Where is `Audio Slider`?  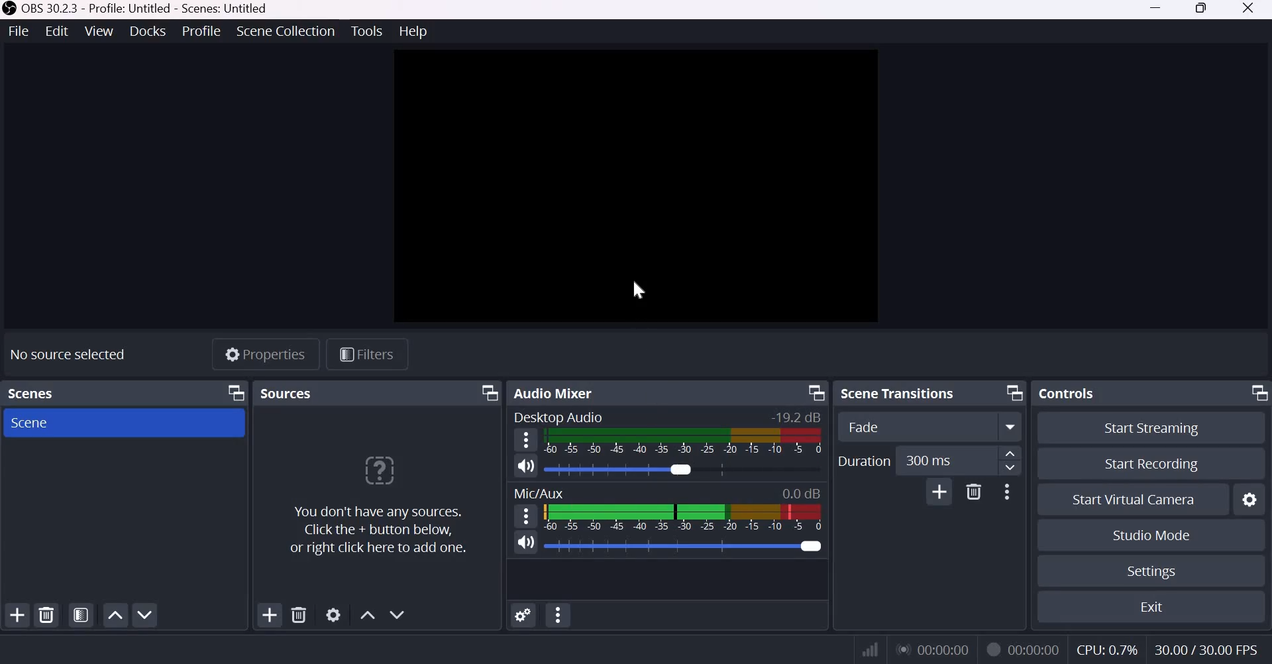 Audio Slider is located at coordinates (621, 469).